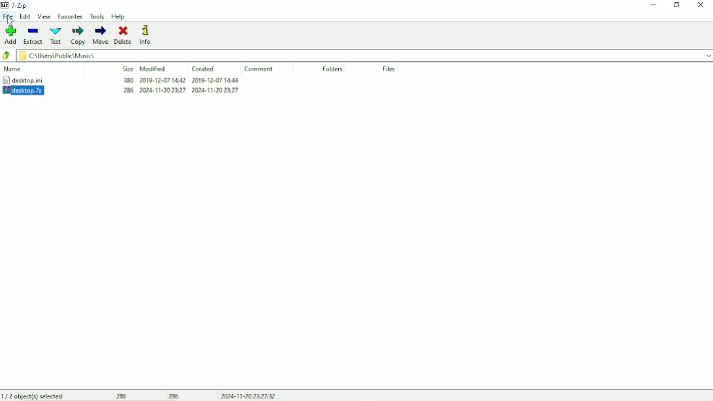 This screenshot has width=713, height=401. What do you see at coordinates (31, 90) in the screenshot?
I see `desktop.7z` at bounding box center [31, 90].